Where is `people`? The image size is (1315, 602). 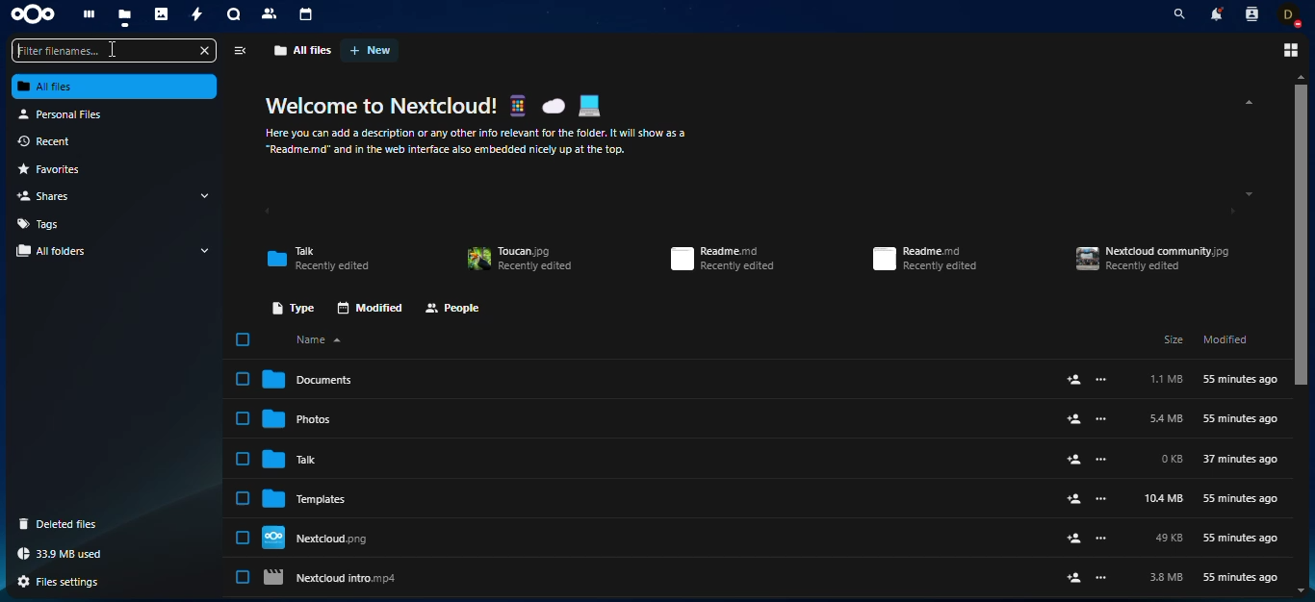
people is located at coordinates (453, 310).